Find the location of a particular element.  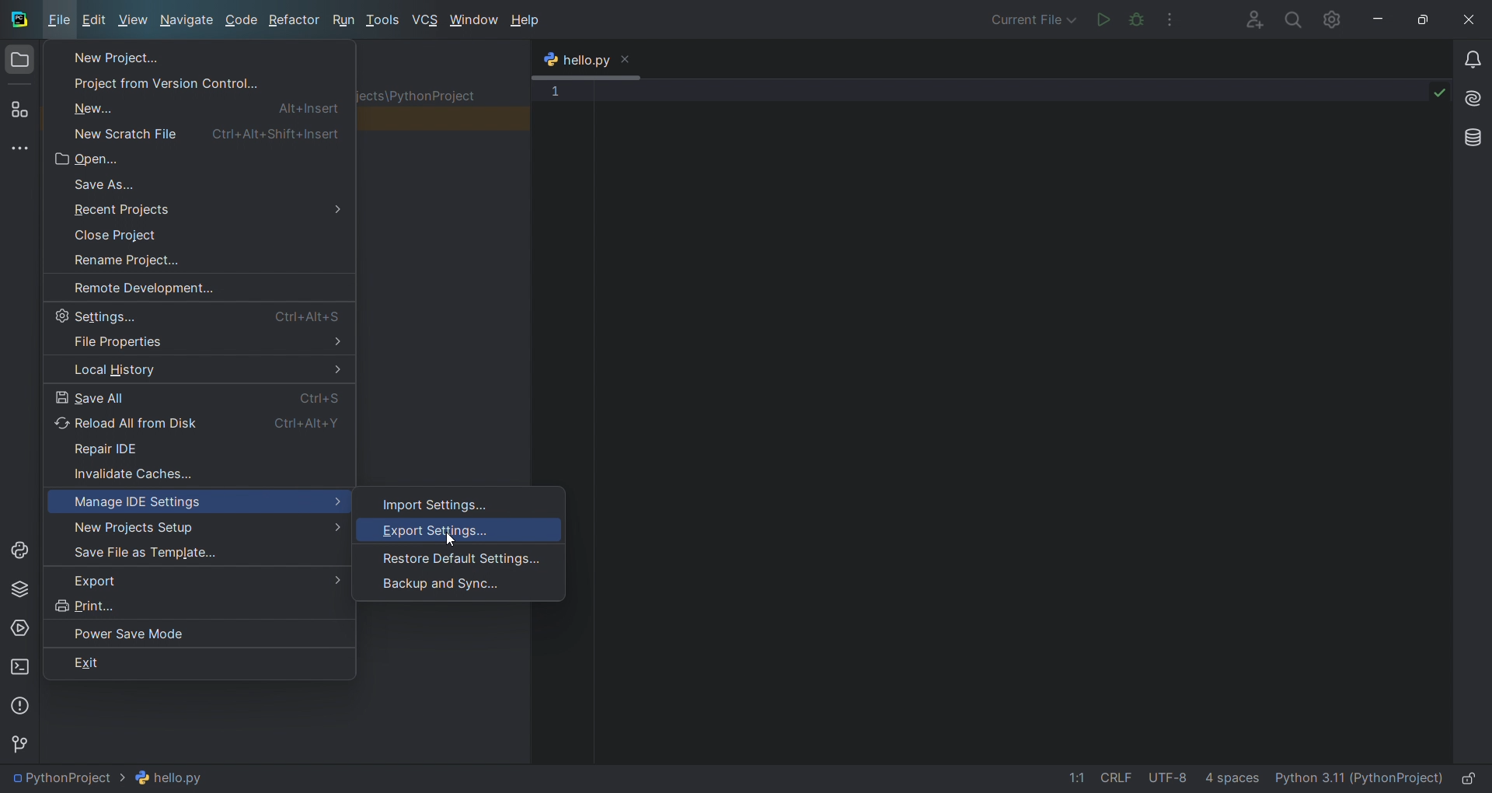

save as is located at coordinates (200, 183).